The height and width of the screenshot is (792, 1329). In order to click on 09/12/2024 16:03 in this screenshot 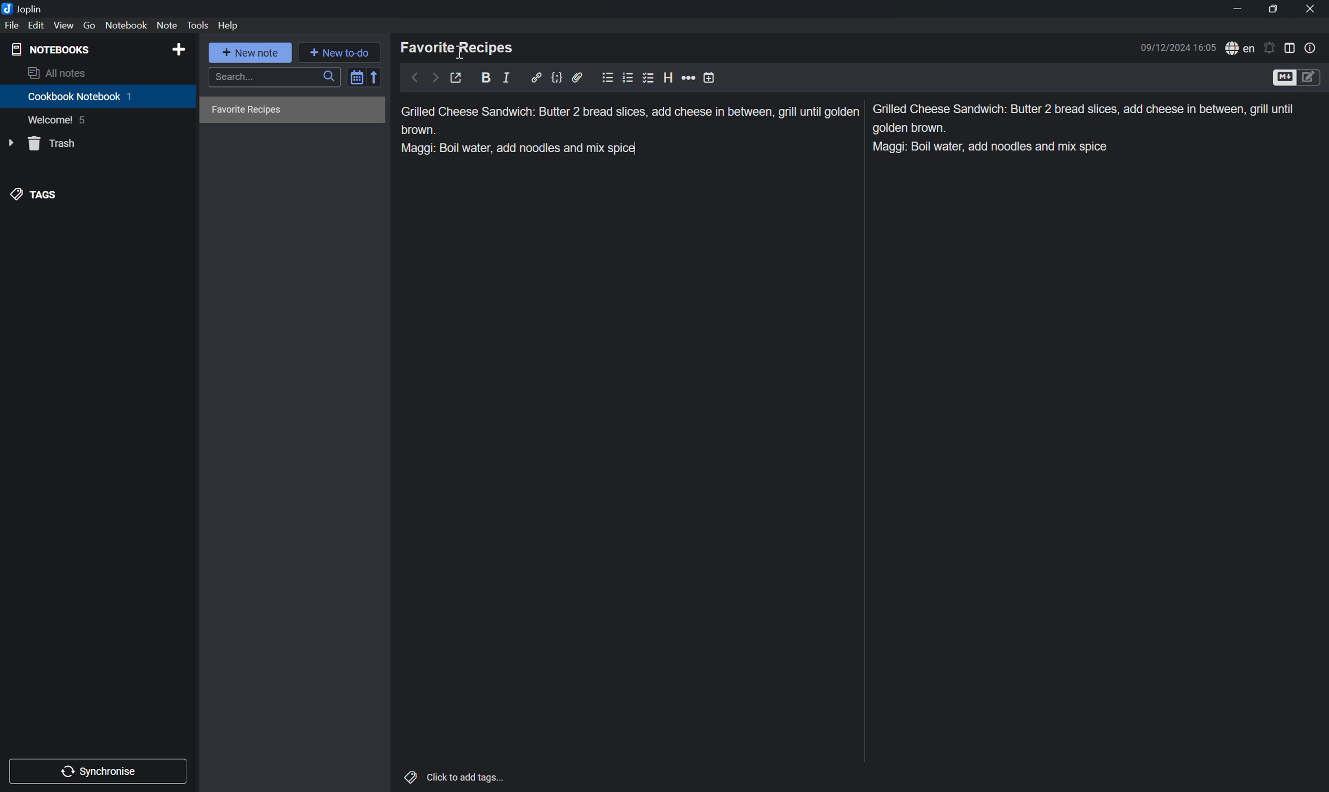, I will do `click(1177, 47)`.